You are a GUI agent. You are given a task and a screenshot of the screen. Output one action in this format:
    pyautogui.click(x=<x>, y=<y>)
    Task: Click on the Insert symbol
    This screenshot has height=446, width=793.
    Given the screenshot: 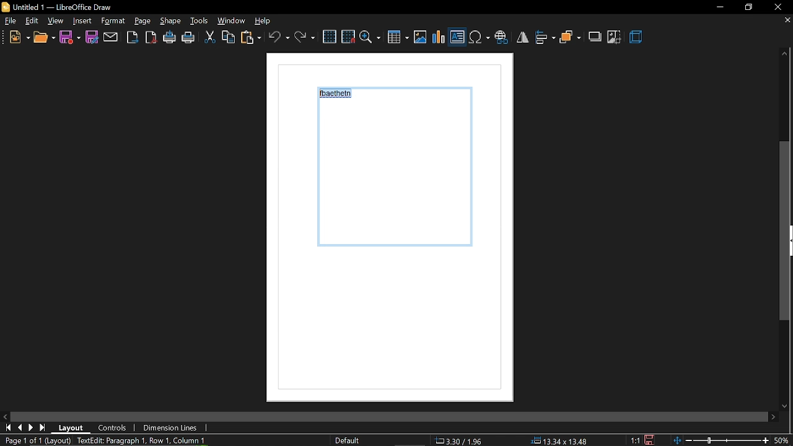 What is the action you would take?
    pyautogui.click(x=479, y=37)
    